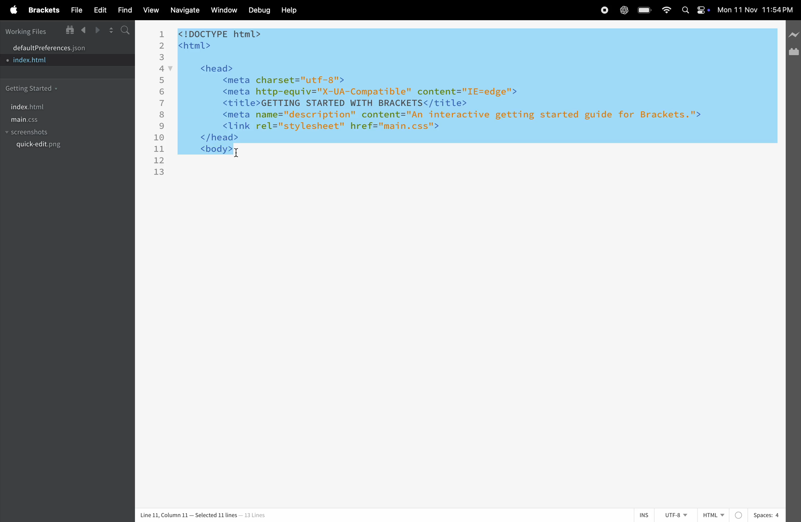 Image resolution: width=801 pixels, height=522 pixels. Describe the element at coordinates (289, 10) in the screenshot. I see `help` at that location.